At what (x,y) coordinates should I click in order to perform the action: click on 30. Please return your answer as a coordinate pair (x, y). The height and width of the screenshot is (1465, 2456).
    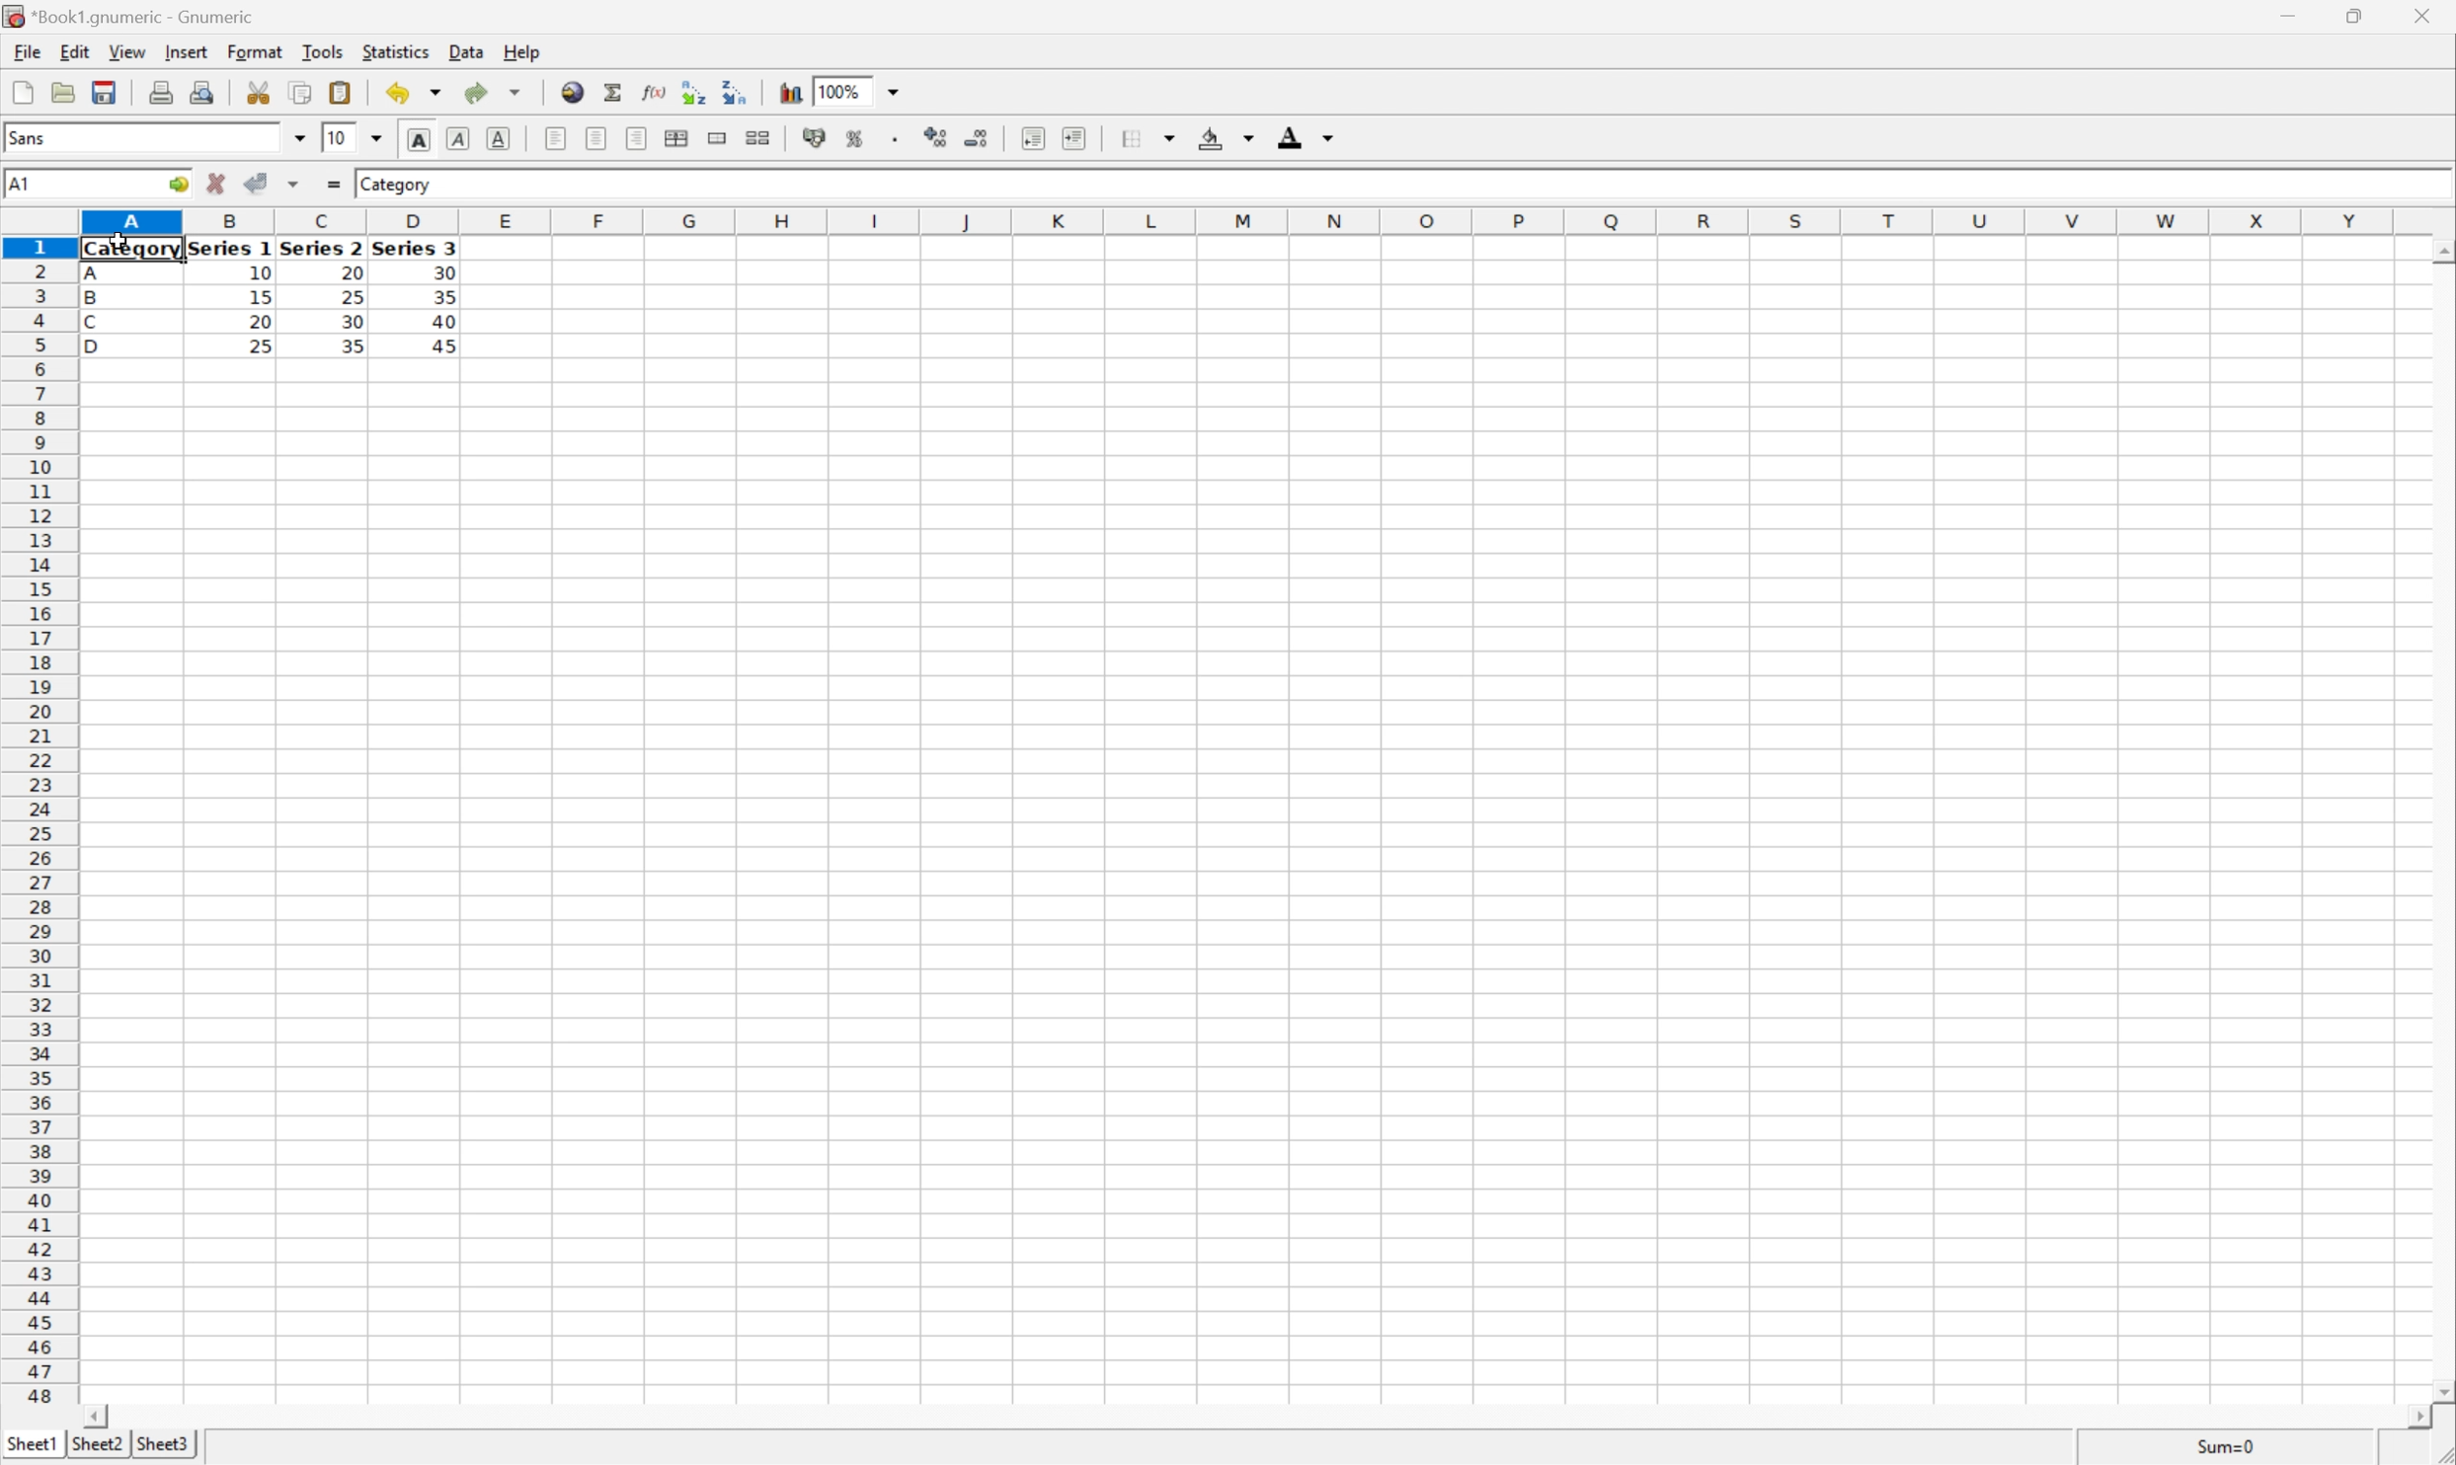
    Looking at the image, I should click on (355, 324).